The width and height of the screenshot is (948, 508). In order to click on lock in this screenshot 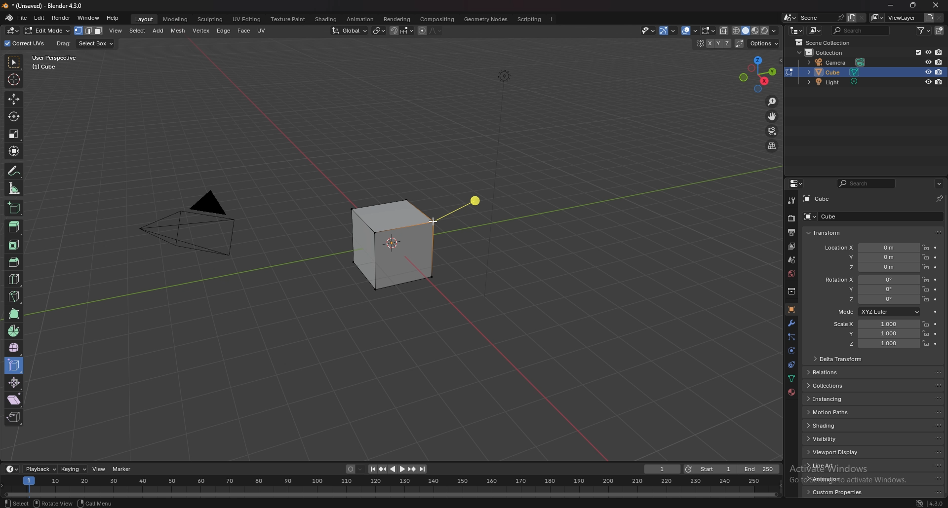, I will do `click(925, 290)`.